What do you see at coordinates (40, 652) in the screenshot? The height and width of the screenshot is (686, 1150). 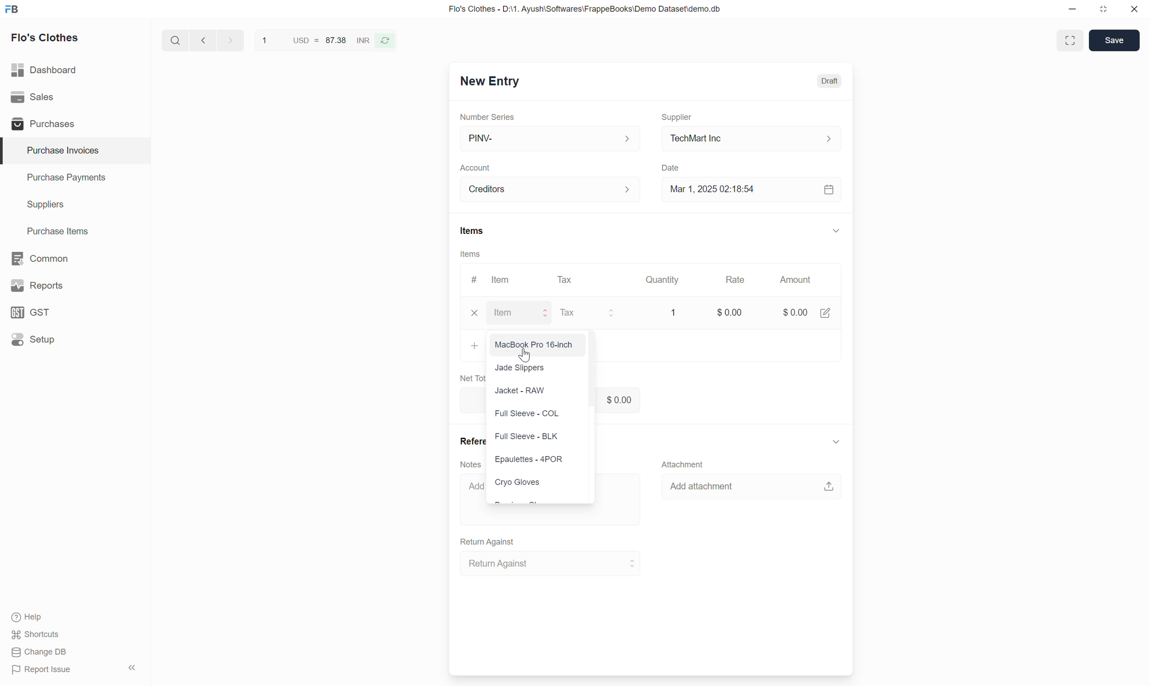 I see `Change DB` at bounding box center [40, 652].